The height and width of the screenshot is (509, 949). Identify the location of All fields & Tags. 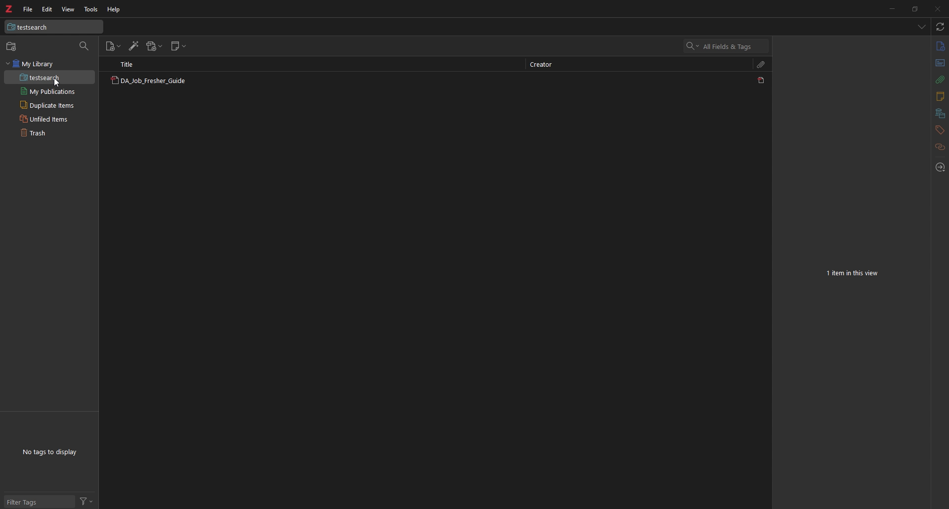
(727, 46).